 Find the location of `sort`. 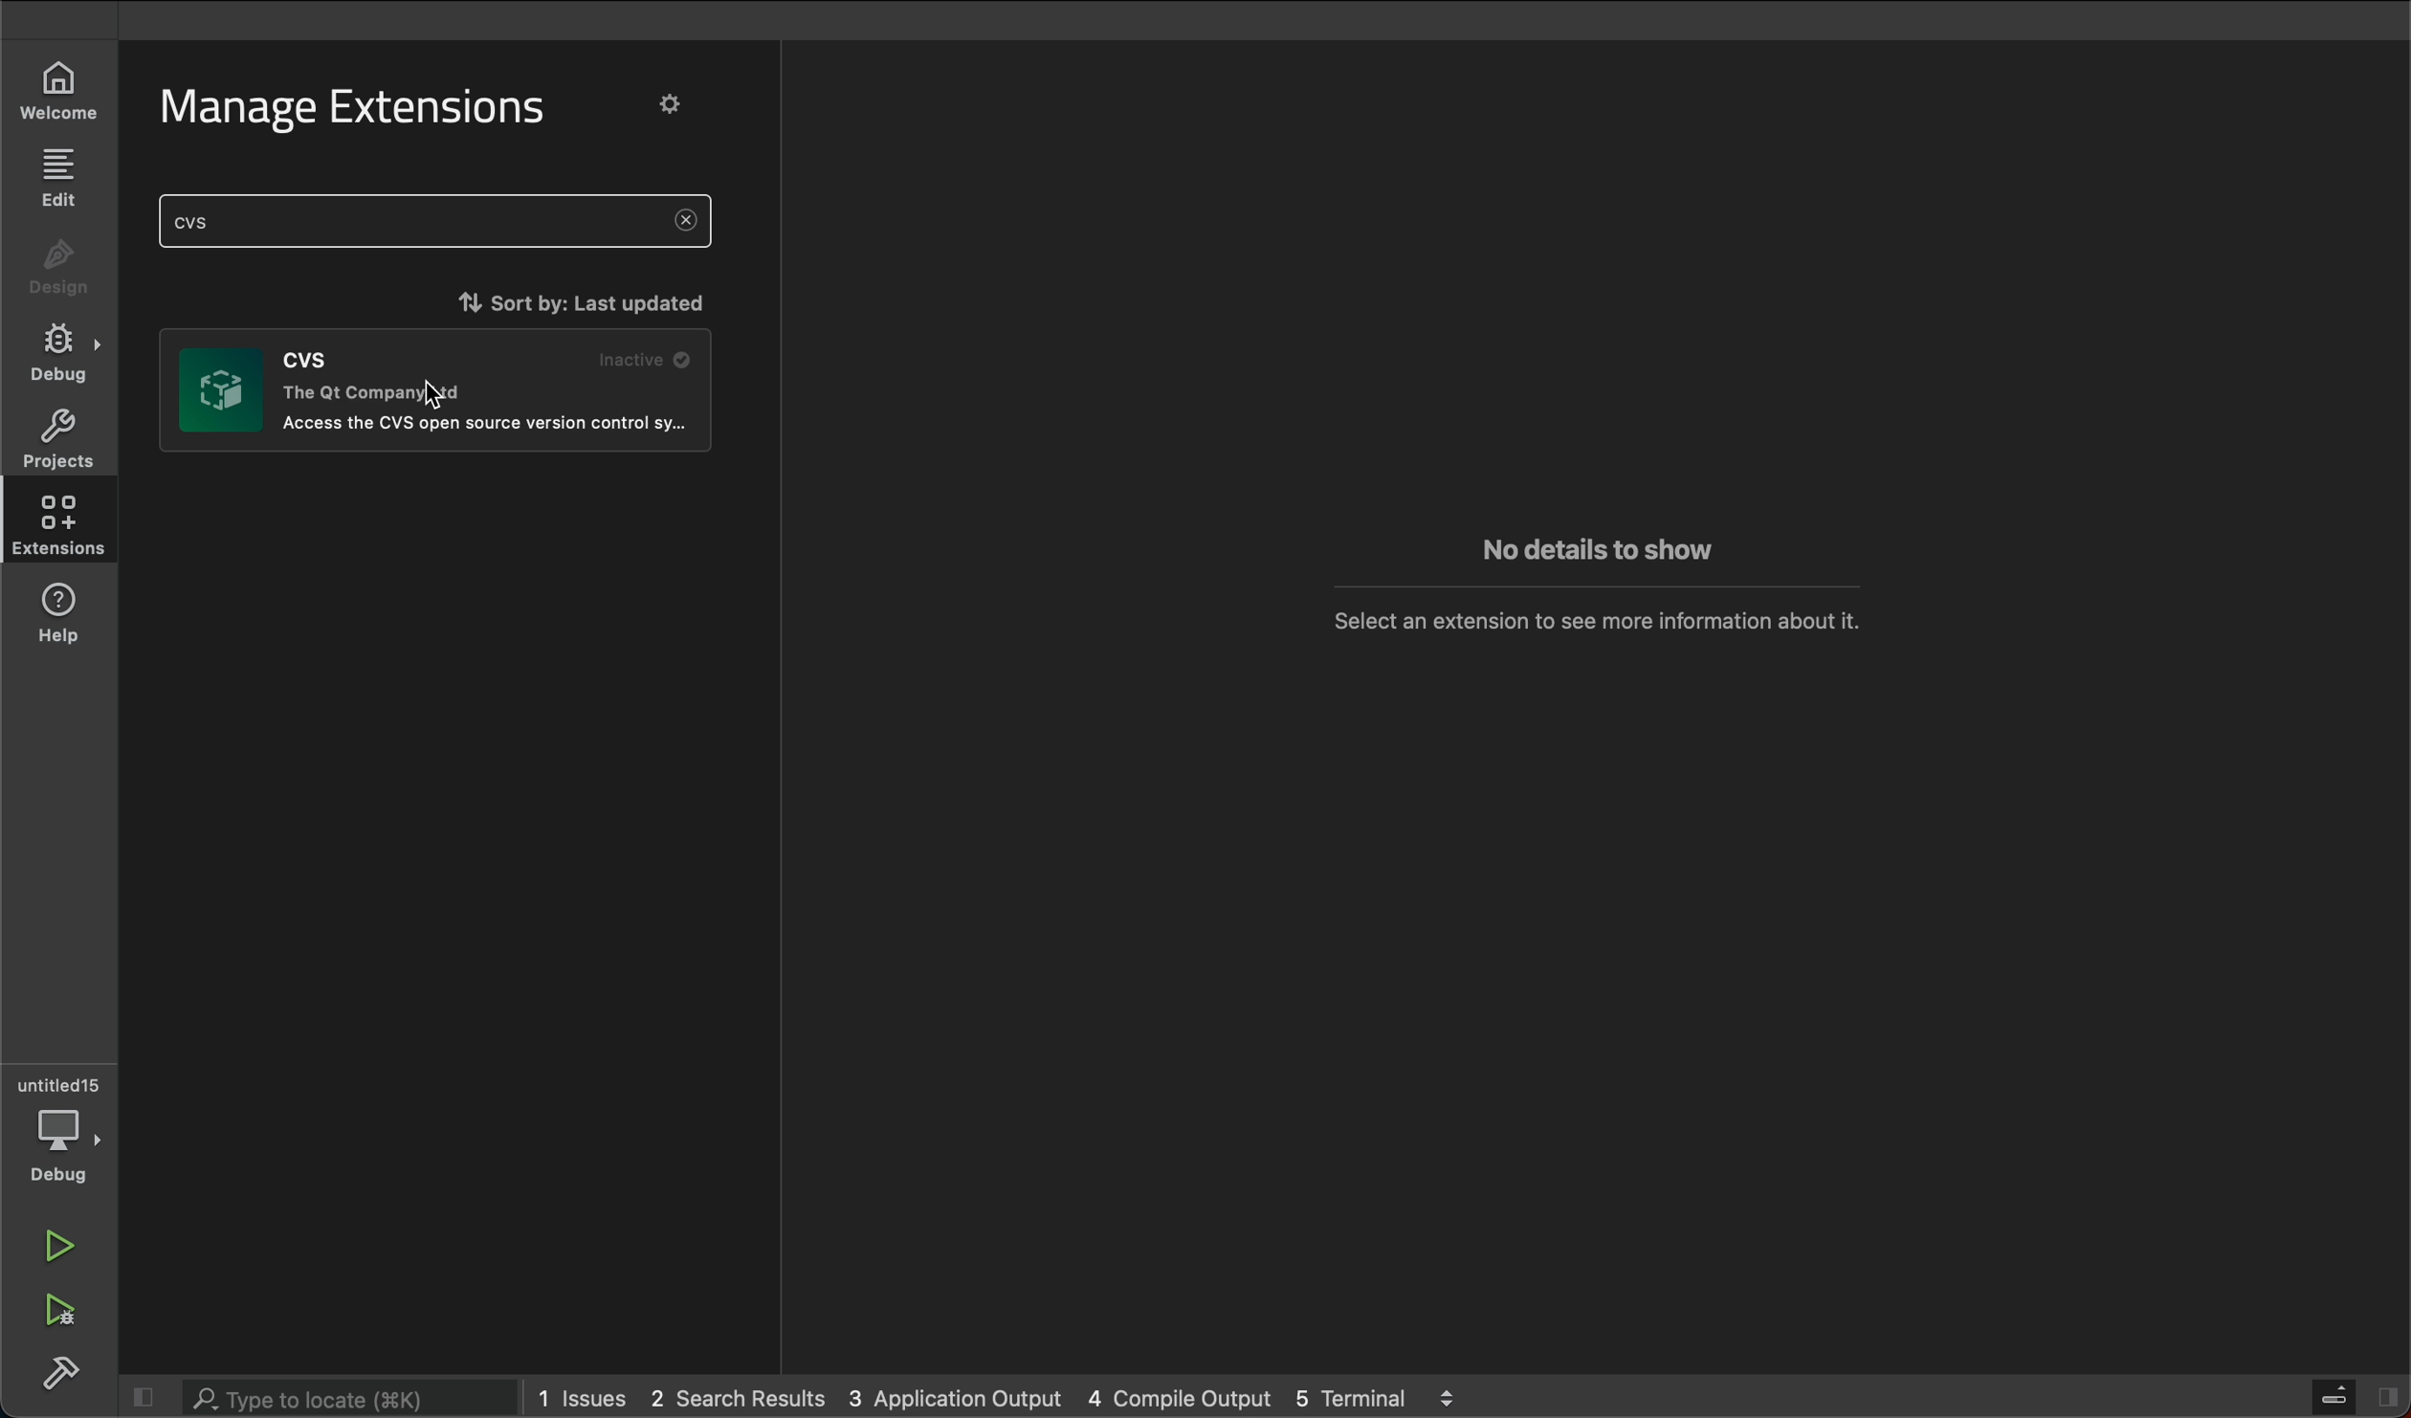

sort is located at coordinates (570, 299).